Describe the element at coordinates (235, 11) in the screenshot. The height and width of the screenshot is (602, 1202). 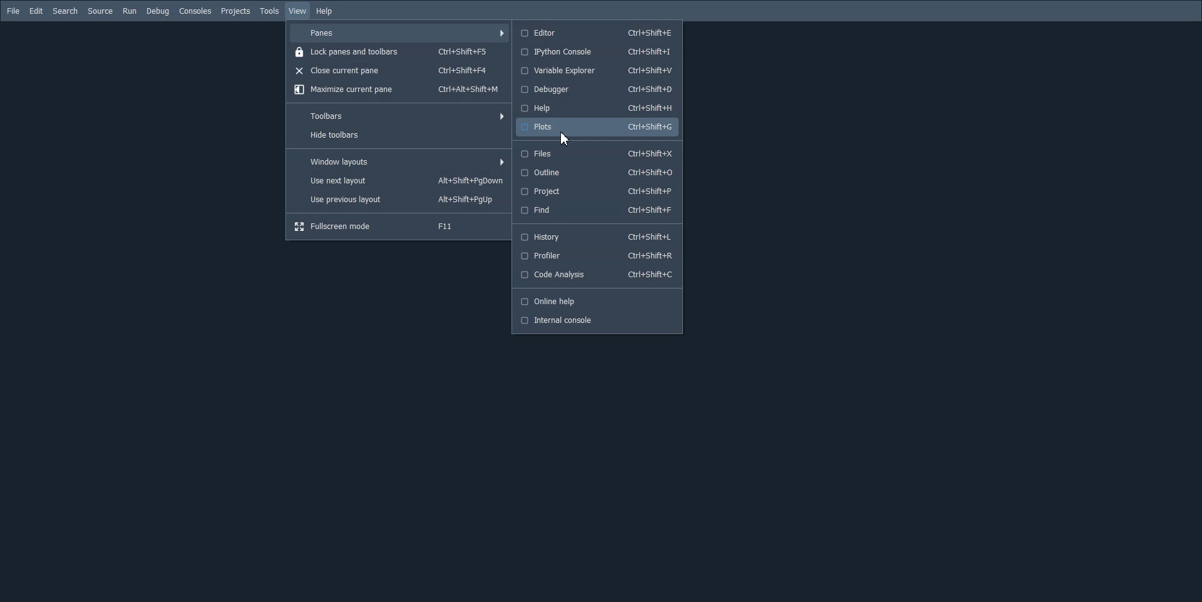
I see `Projects` at that location.